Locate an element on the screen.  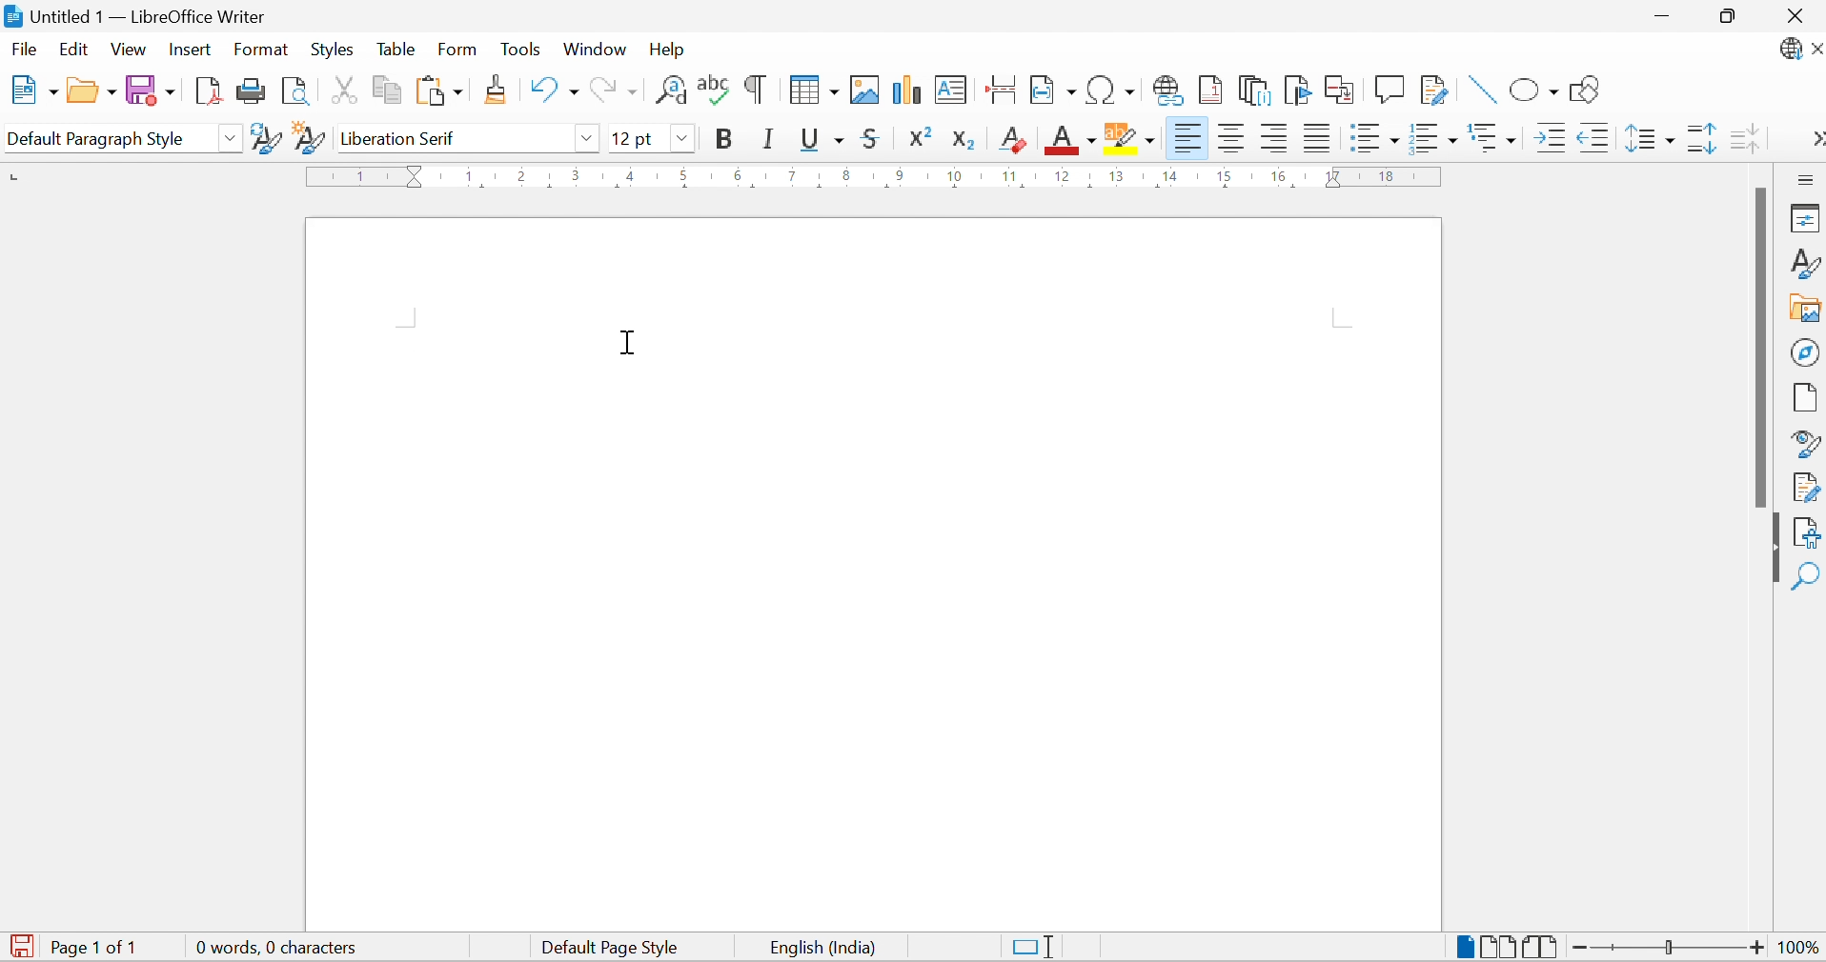
New is located at coordinates (30, 89).